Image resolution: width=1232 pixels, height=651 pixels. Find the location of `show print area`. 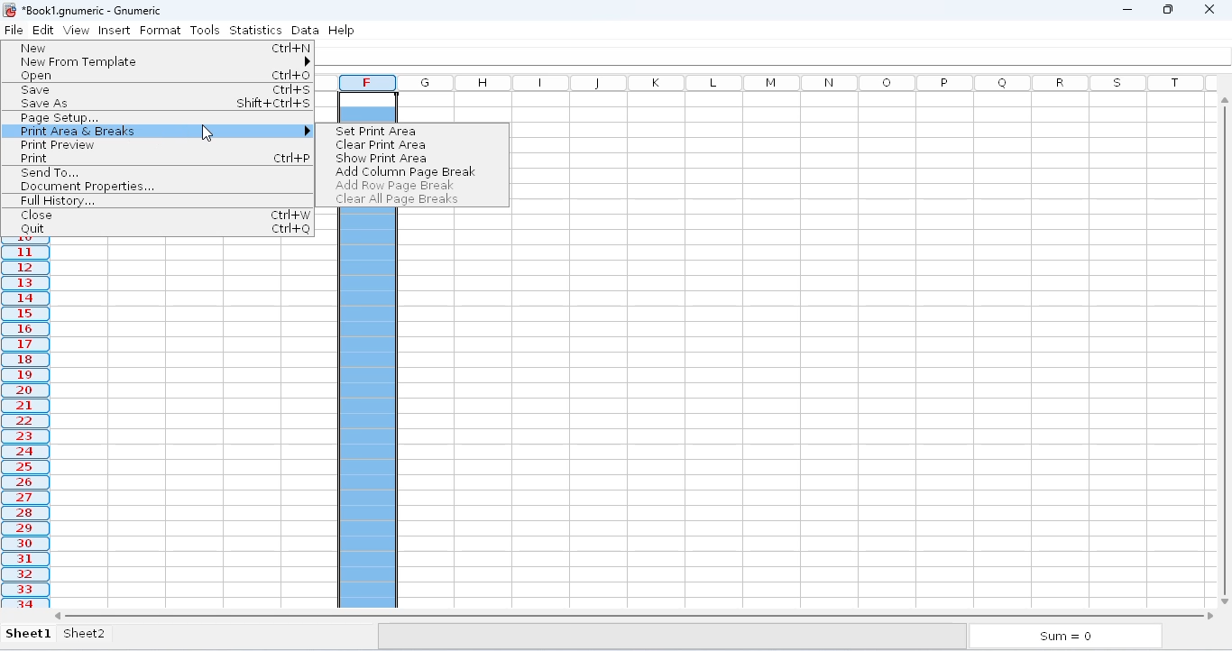

show print area is located at coordinates (382, 158).